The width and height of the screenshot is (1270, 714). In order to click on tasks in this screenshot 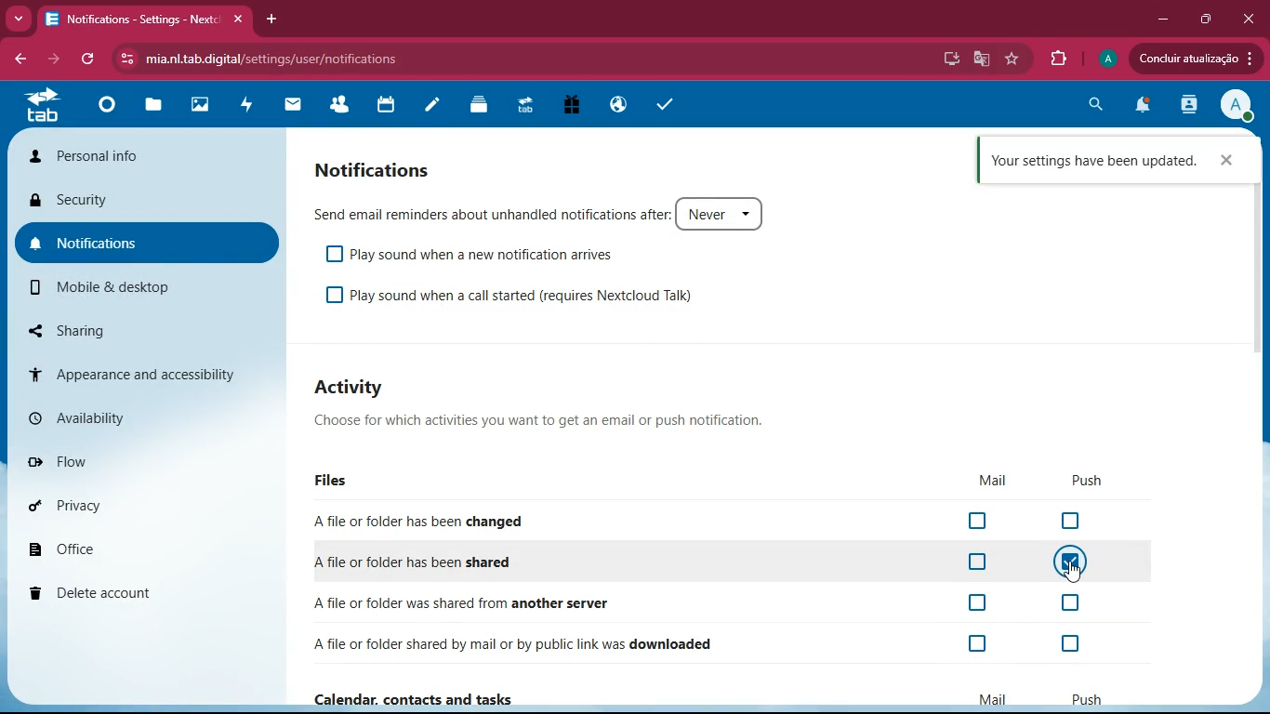, I will do `click(665, 103)`.